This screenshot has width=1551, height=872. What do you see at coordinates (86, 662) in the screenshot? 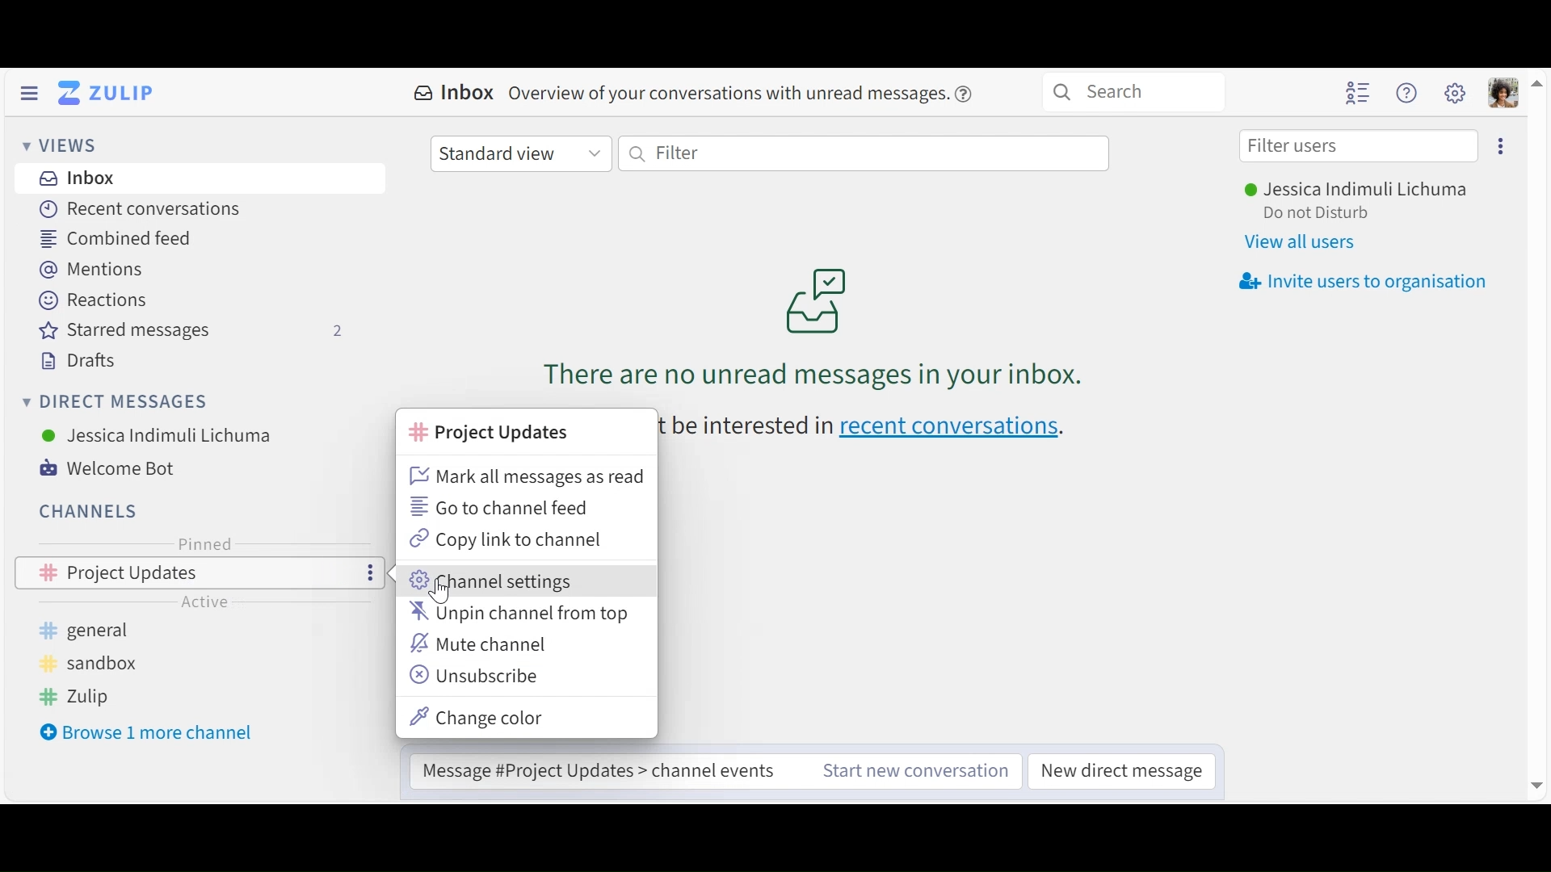
I see `sandbox` at bounding box center [86, 662].